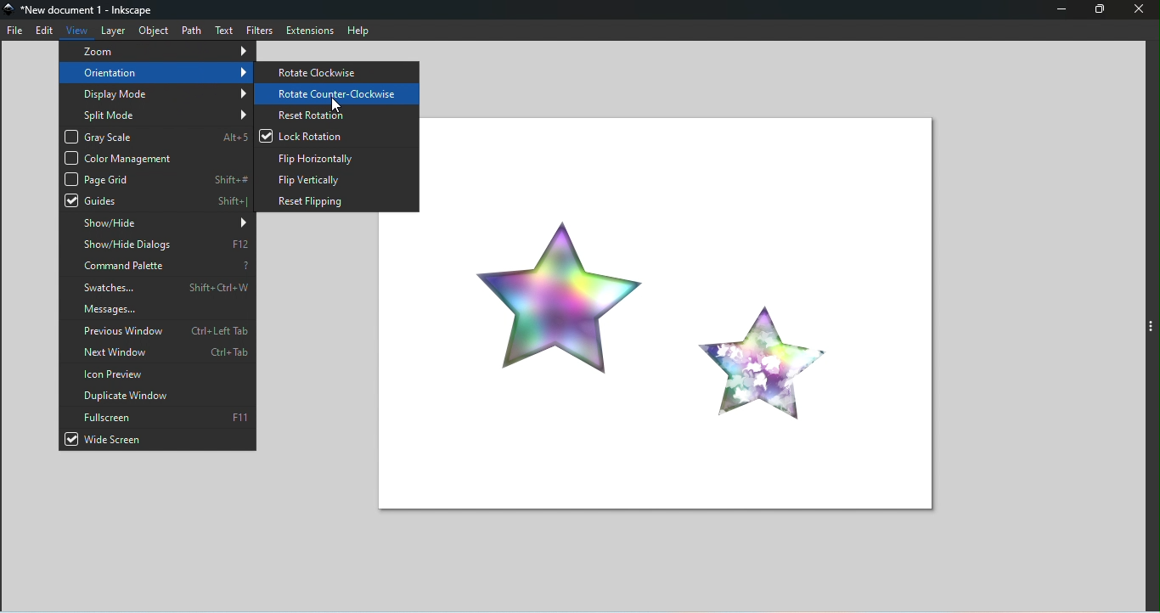  Describe the element at coordinates (334, 177) in the screenshot. I see `Flip horizontally` at that location.